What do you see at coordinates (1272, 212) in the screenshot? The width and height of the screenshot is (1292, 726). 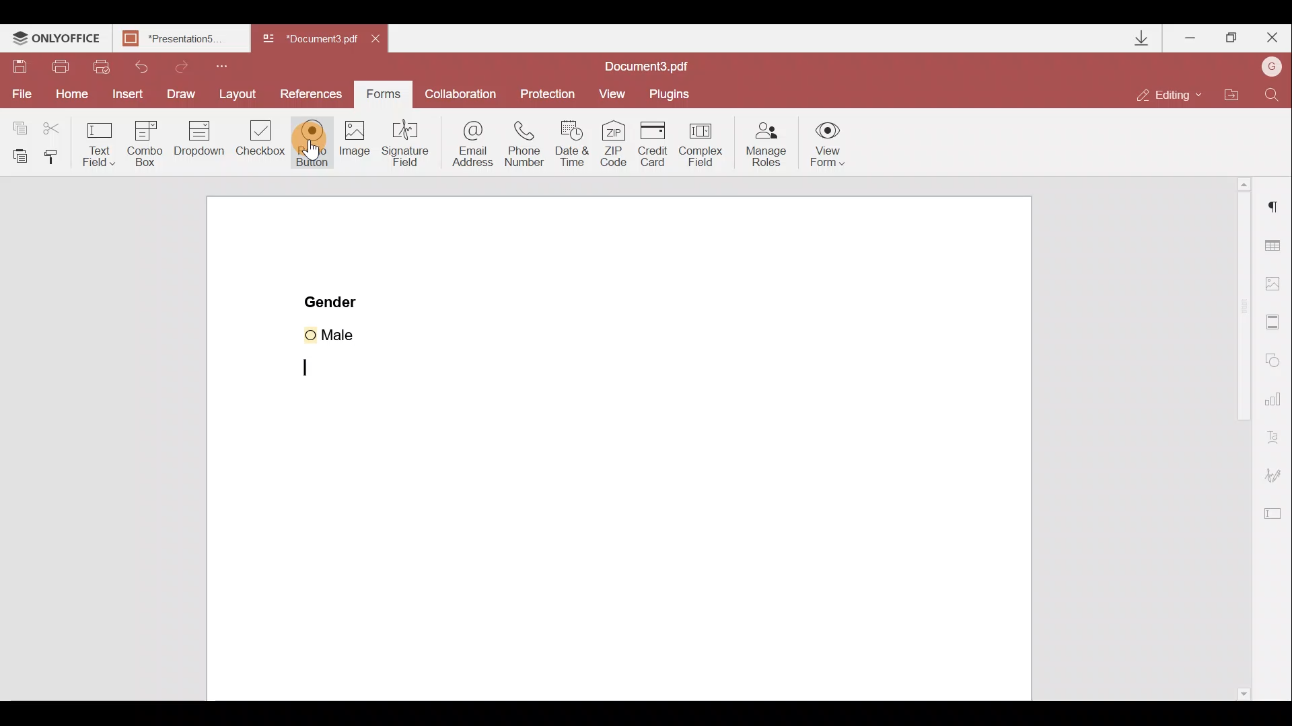 I see `Paragraph settings` at bounding box center [1272, 212].